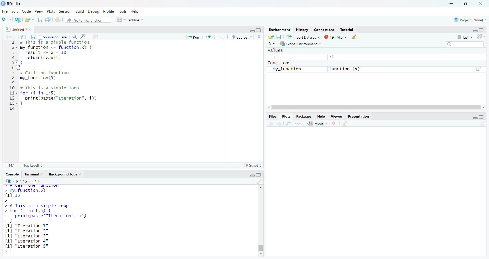  Describe the element at coordinates (136, 20) in the screenshot. I see `addins` at that location.